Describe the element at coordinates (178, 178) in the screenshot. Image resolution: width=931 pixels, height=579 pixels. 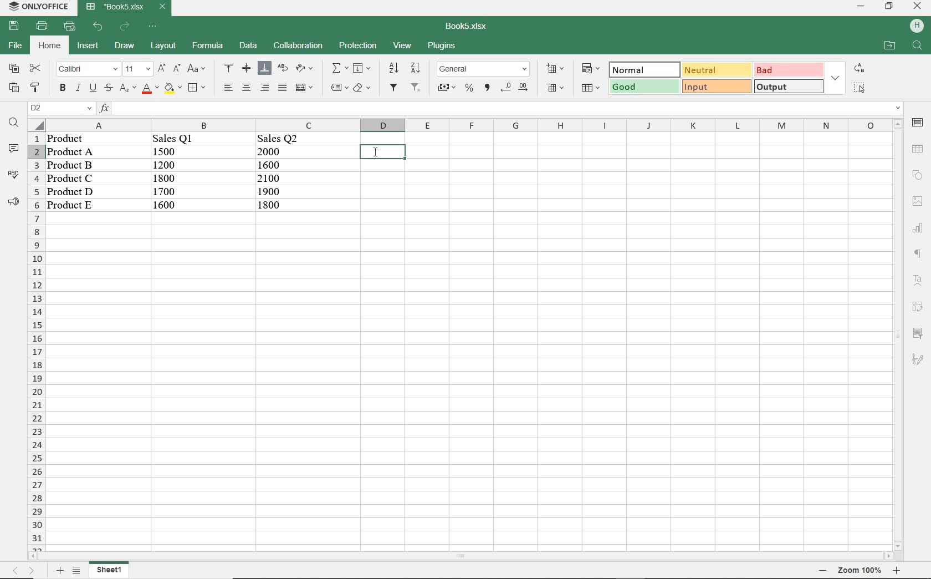
I see `data` at that location.